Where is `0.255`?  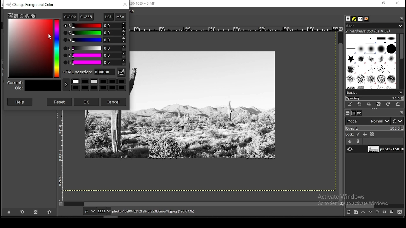 0.255 is located at coordinates (87, 16).